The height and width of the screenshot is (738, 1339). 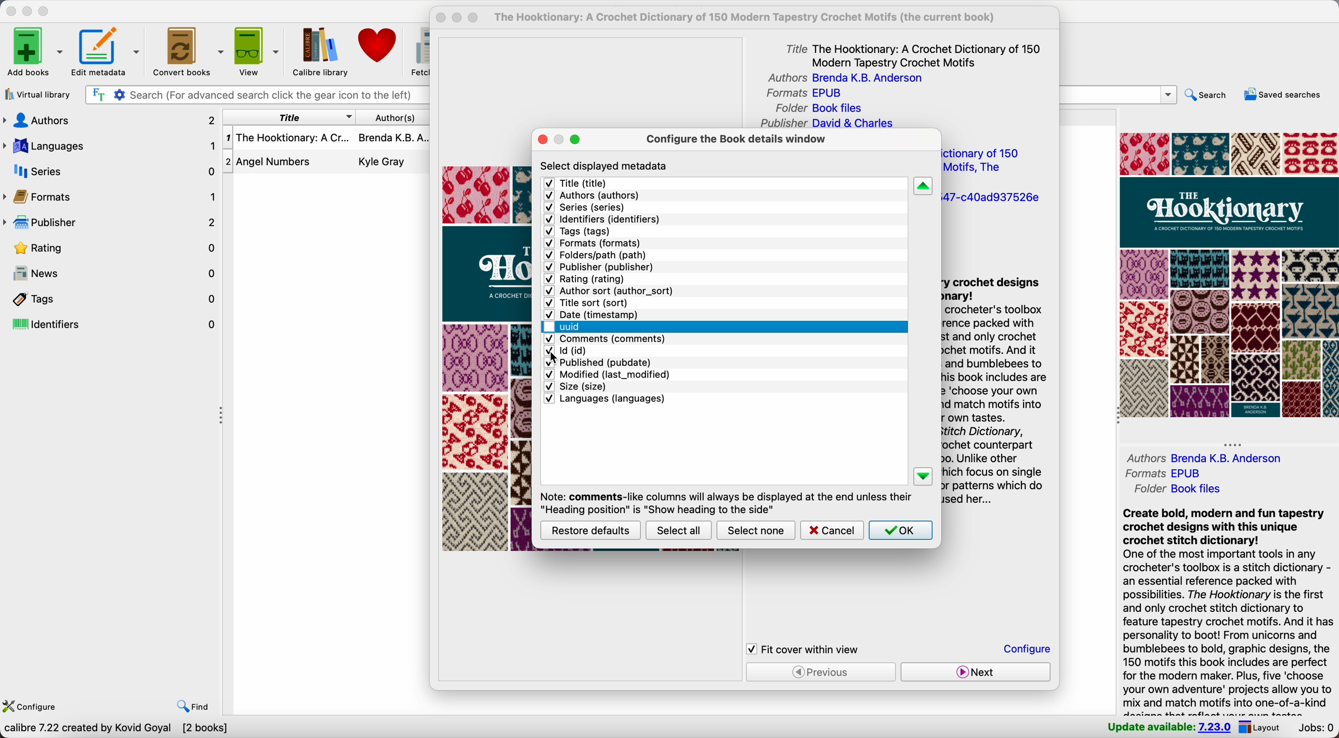 What do you see at coordinates (118, 249) in the screenshot?
I see `rating` at bounding box center [118, 249].